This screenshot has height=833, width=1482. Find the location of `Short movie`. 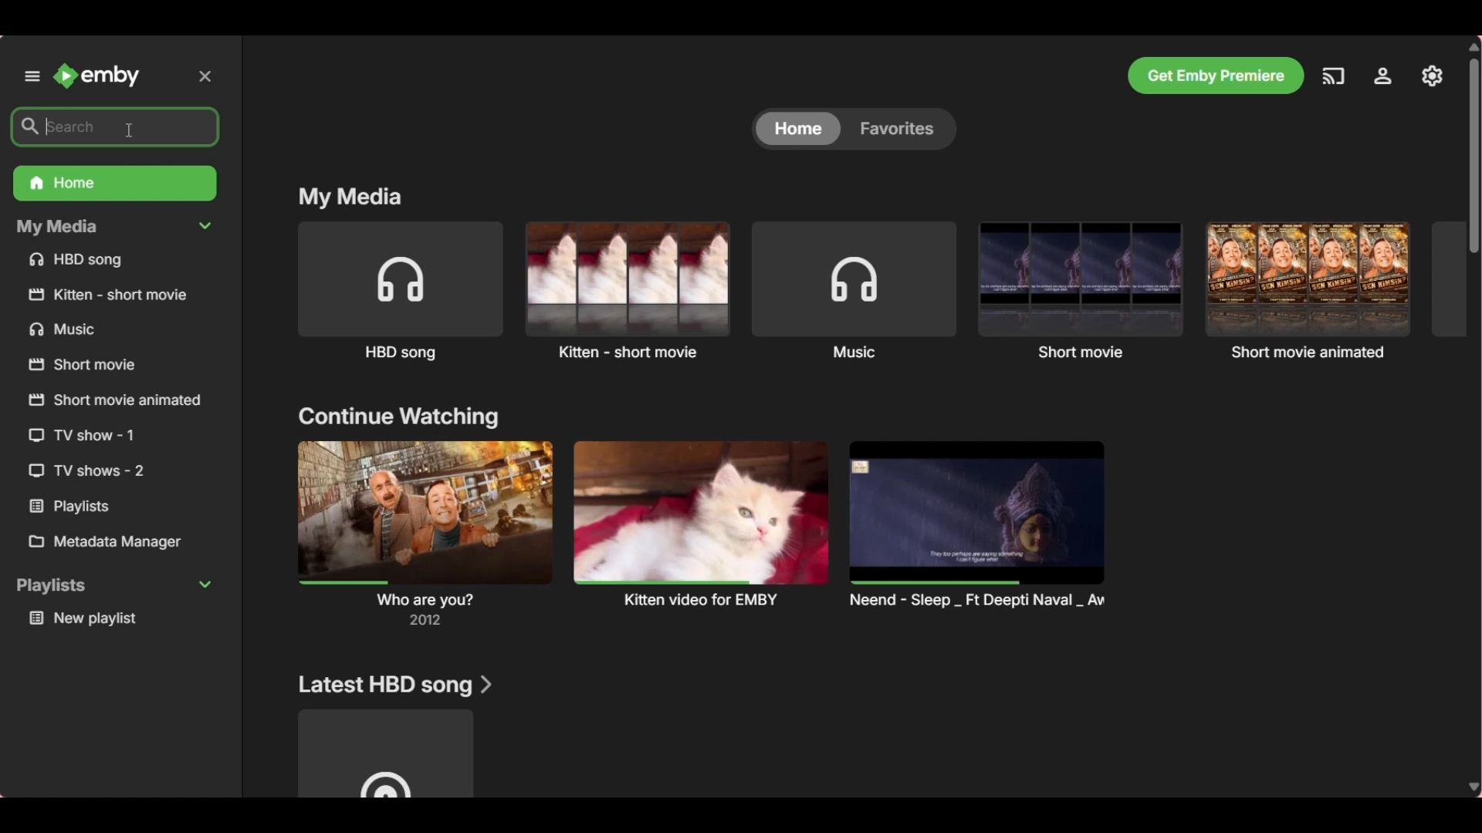

Short movie is located at coordinates (1081, 290).